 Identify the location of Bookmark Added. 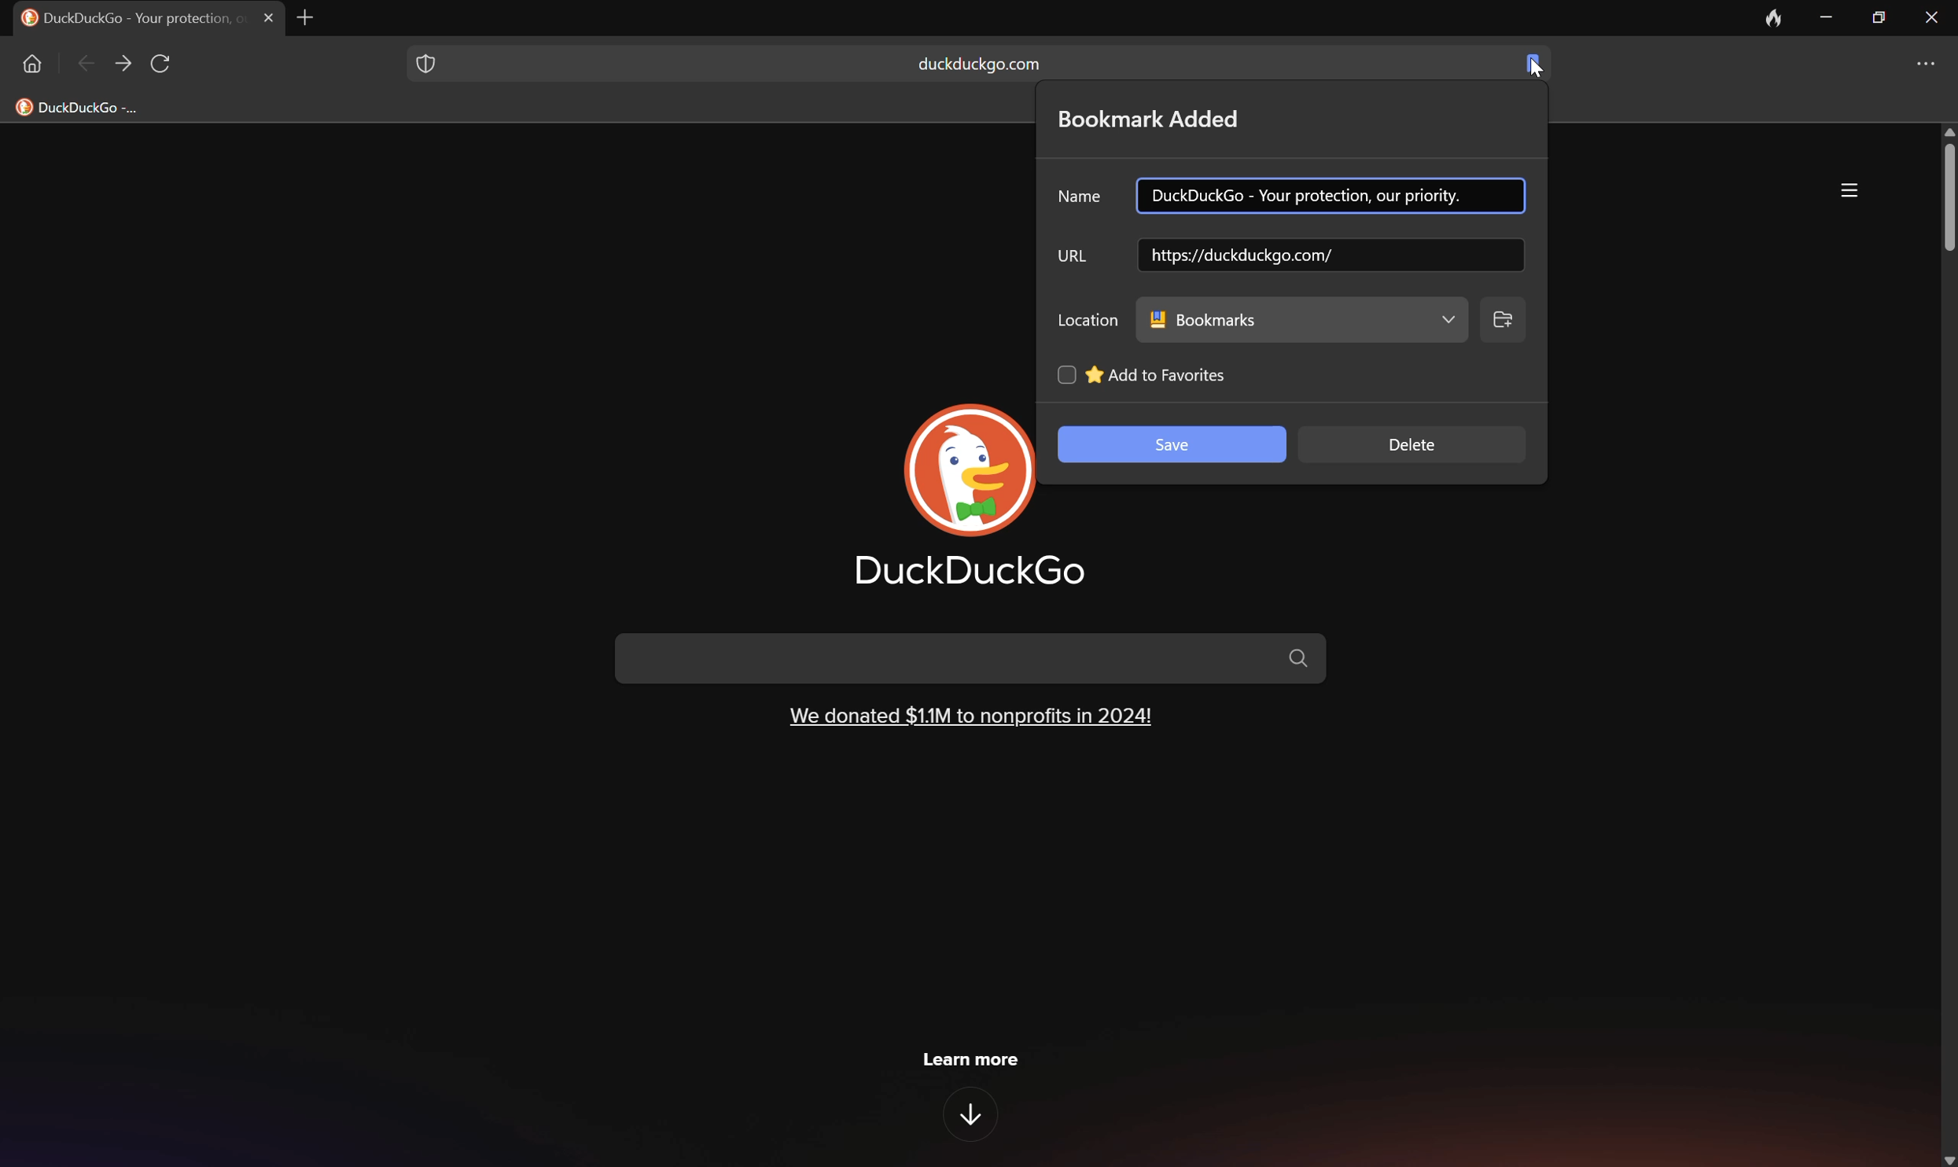
(1150, 119).